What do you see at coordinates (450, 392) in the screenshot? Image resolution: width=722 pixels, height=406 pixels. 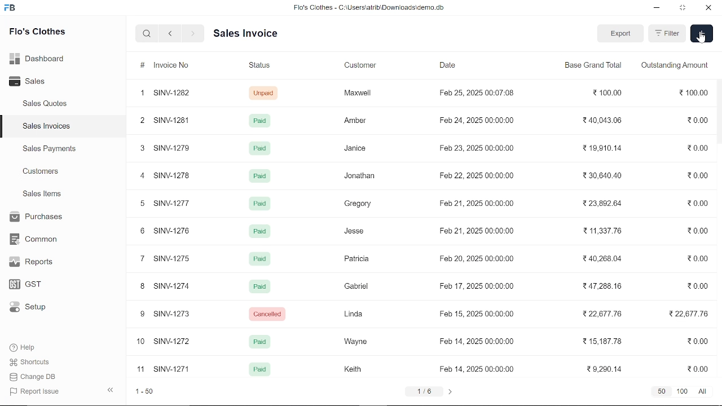 I see `next page` at bounding box center [450, 392].